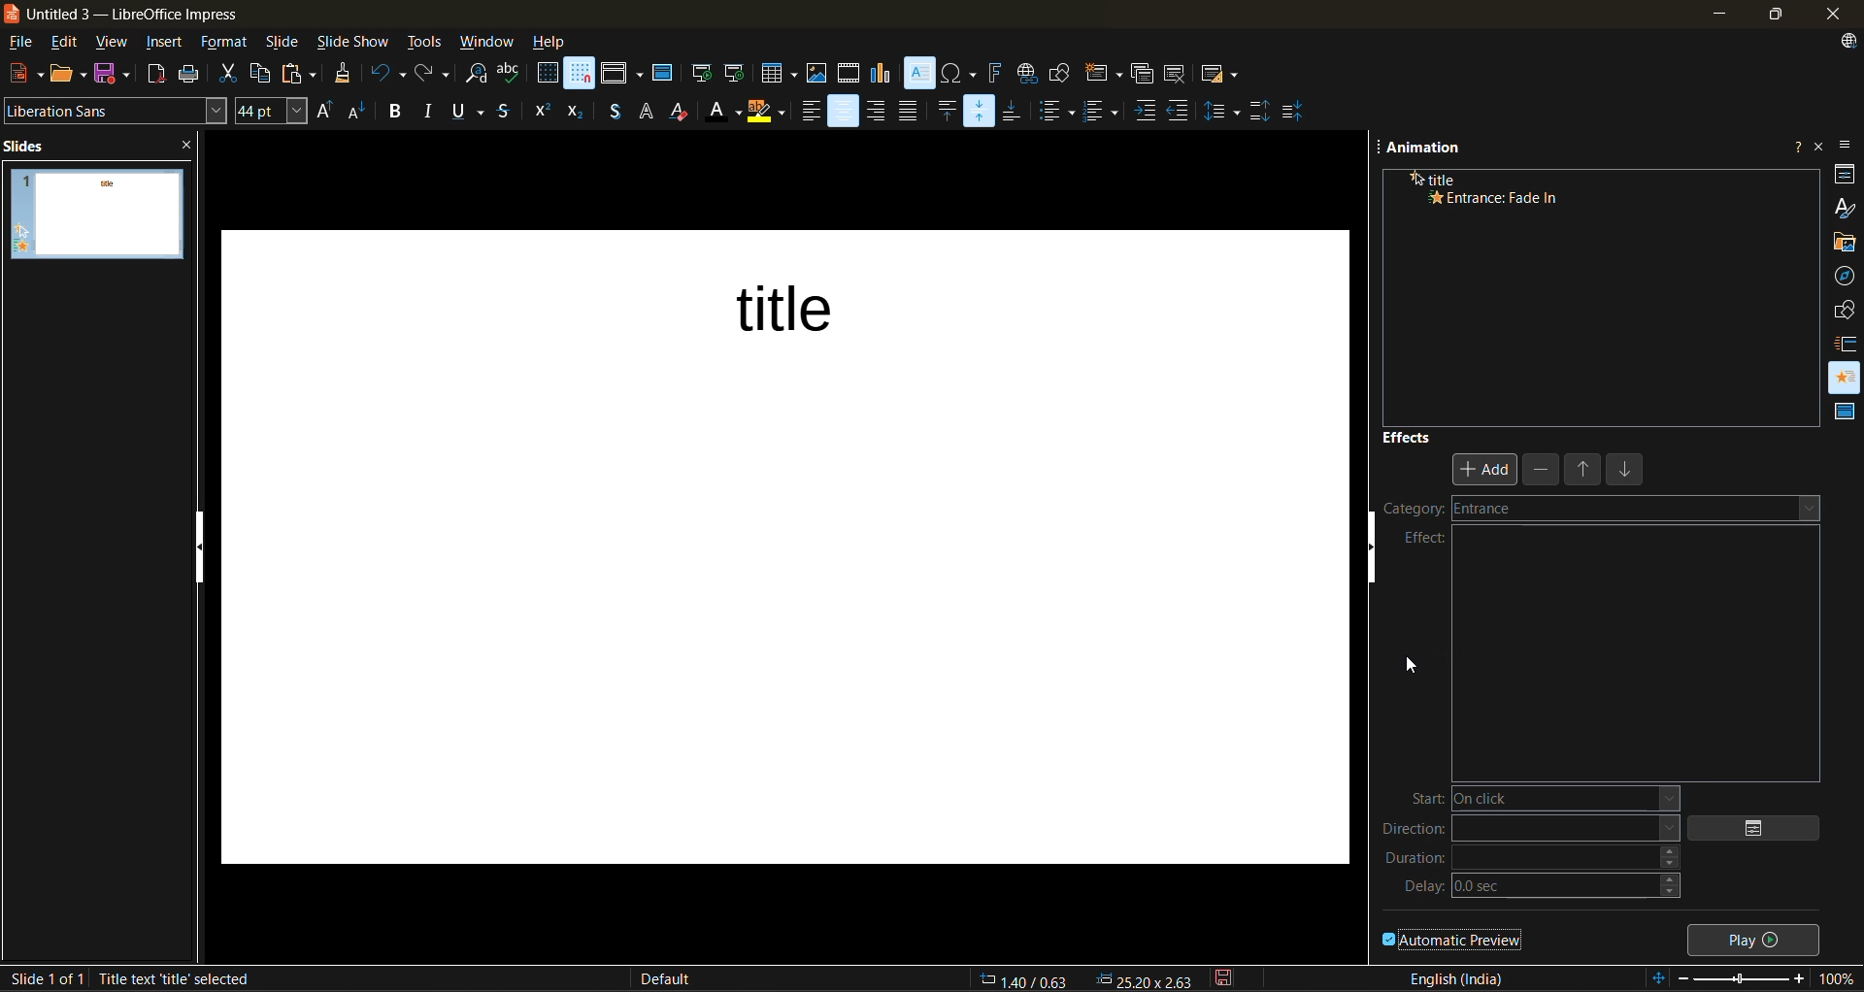 The image size is (1864, 992). I want to click on First select the slide element and then click ‘Add’ to add an
animation effect., so click(1599, 289).